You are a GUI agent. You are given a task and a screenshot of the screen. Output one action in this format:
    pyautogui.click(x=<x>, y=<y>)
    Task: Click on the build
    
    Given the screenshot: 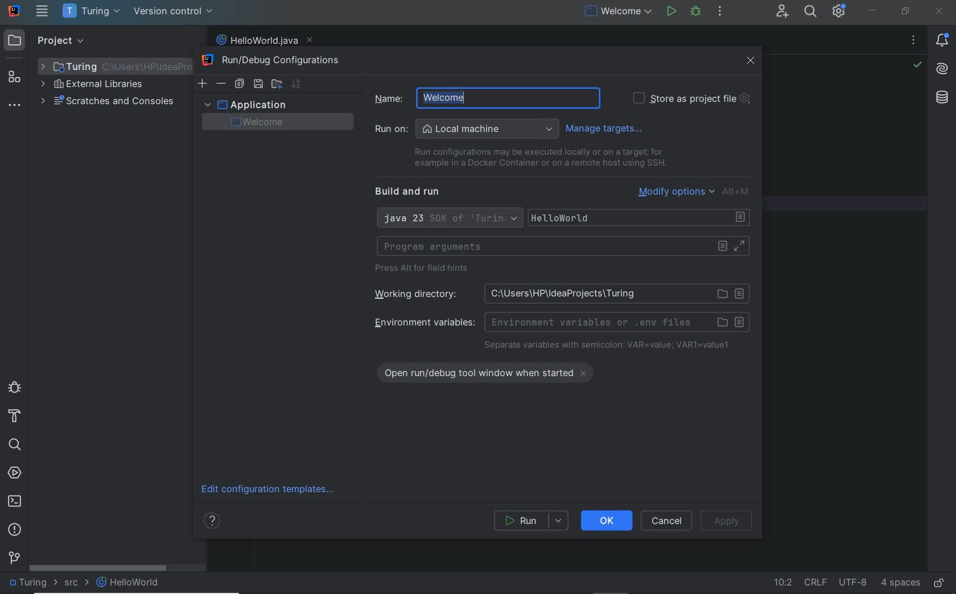 What is the action you would take?
    pyautogui.click(x=15, y=416)
    